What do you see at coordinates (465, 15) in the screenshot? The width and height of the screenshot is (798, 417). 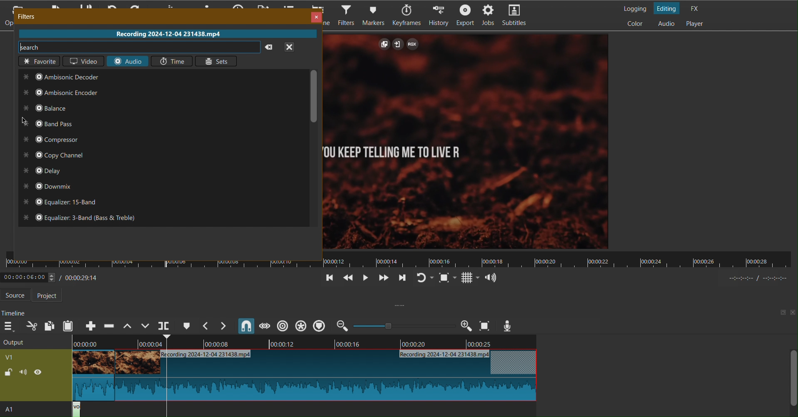 I see `Export` at bounding box center [465, 15].